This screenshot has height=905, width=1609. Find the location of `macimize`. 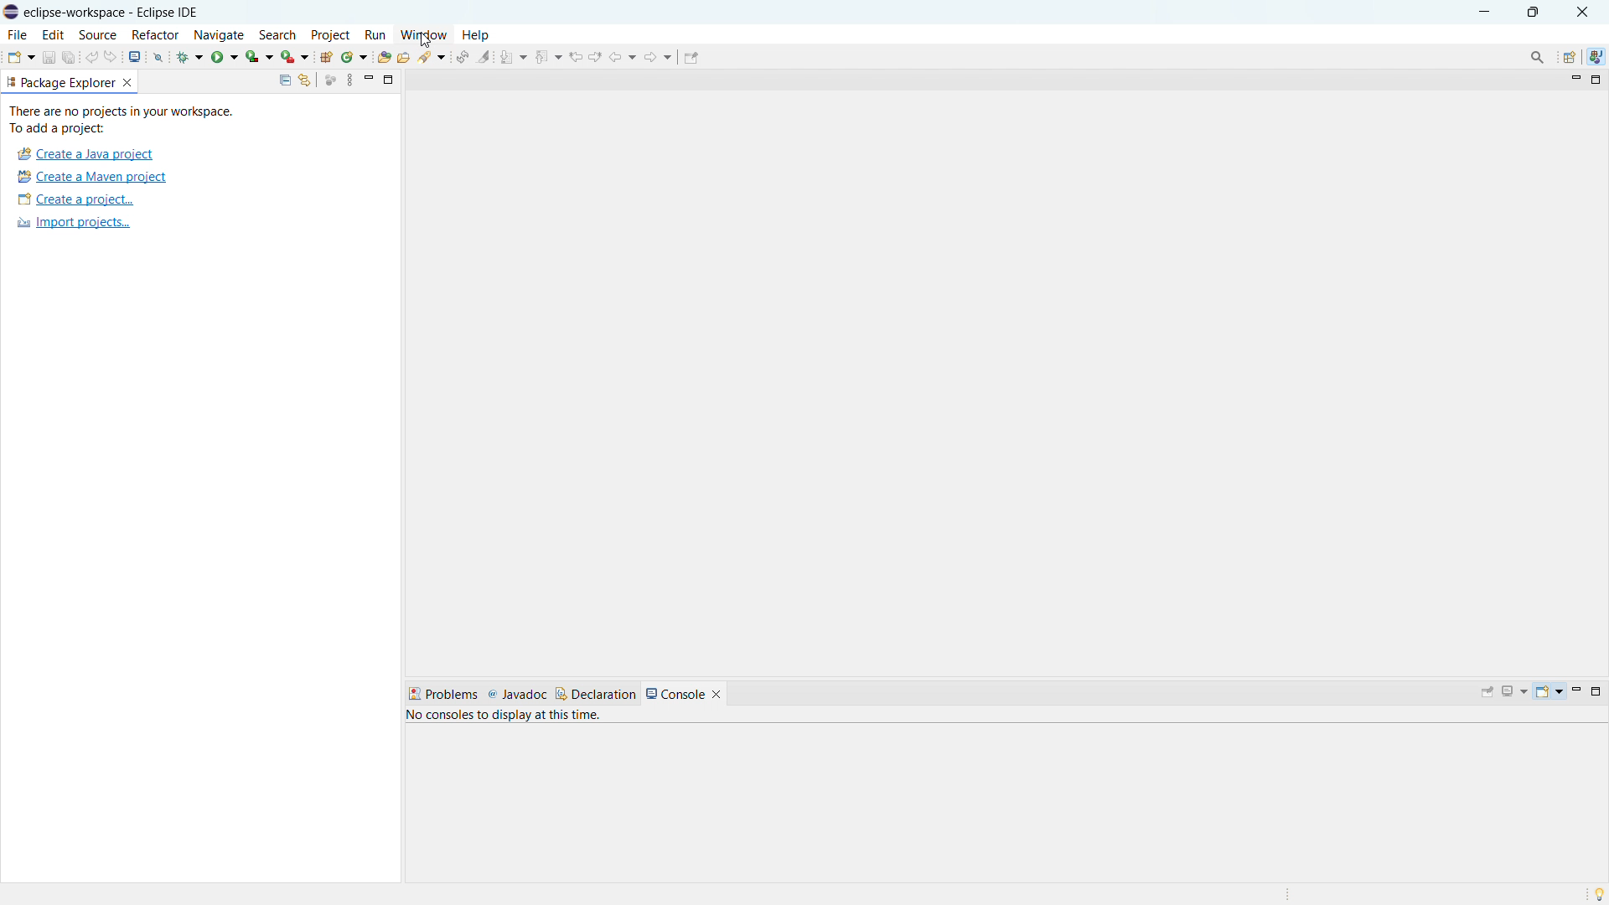

macimize is located at coordinates (390, 80).